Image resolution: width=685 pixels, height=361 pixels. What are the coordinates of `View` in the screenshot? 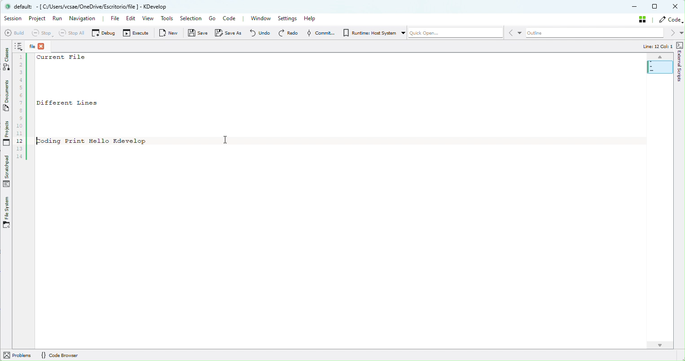 It's located at (148, 18).